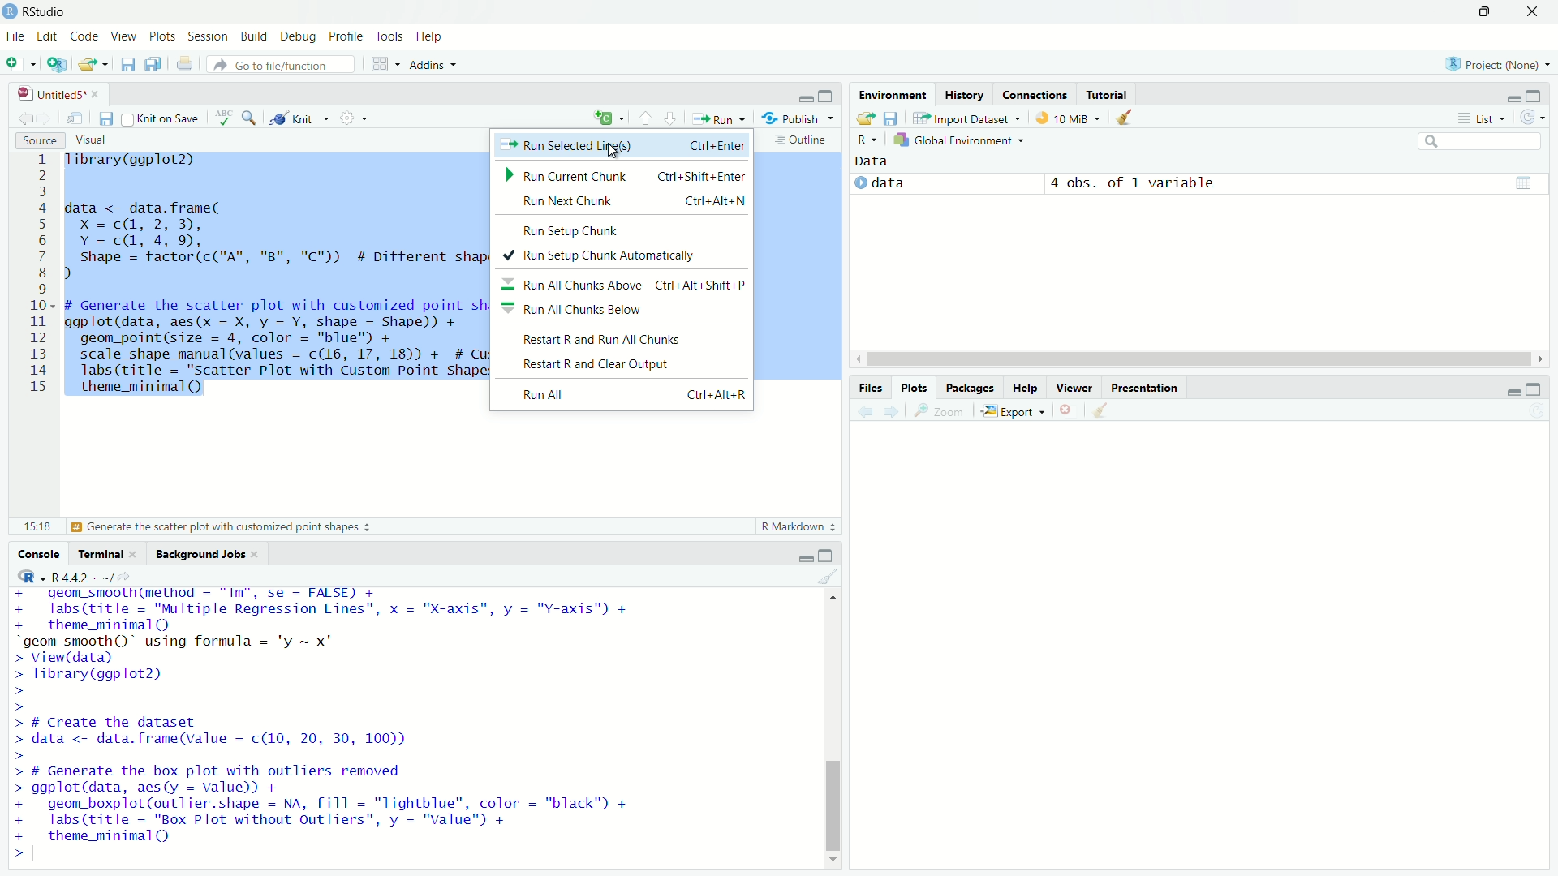  I want to click on horizontal scroll bar, so click(1199, 359).